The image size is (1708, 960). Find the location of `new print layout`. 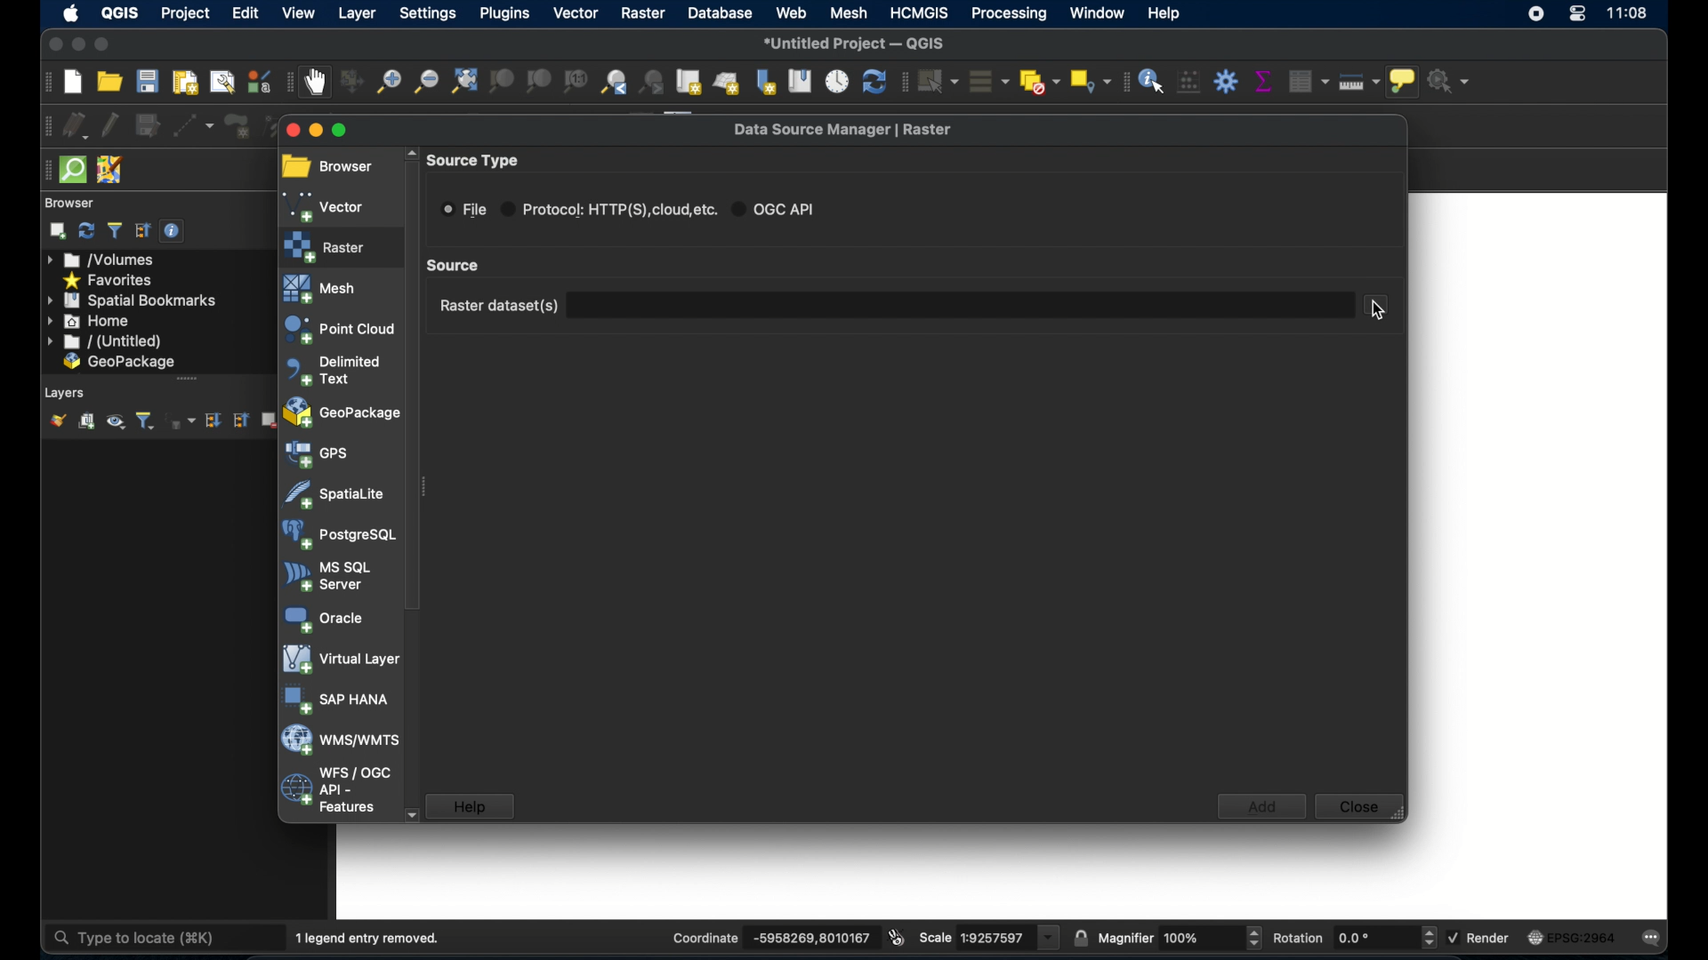

new print layout is located at coordinates (186, 82).